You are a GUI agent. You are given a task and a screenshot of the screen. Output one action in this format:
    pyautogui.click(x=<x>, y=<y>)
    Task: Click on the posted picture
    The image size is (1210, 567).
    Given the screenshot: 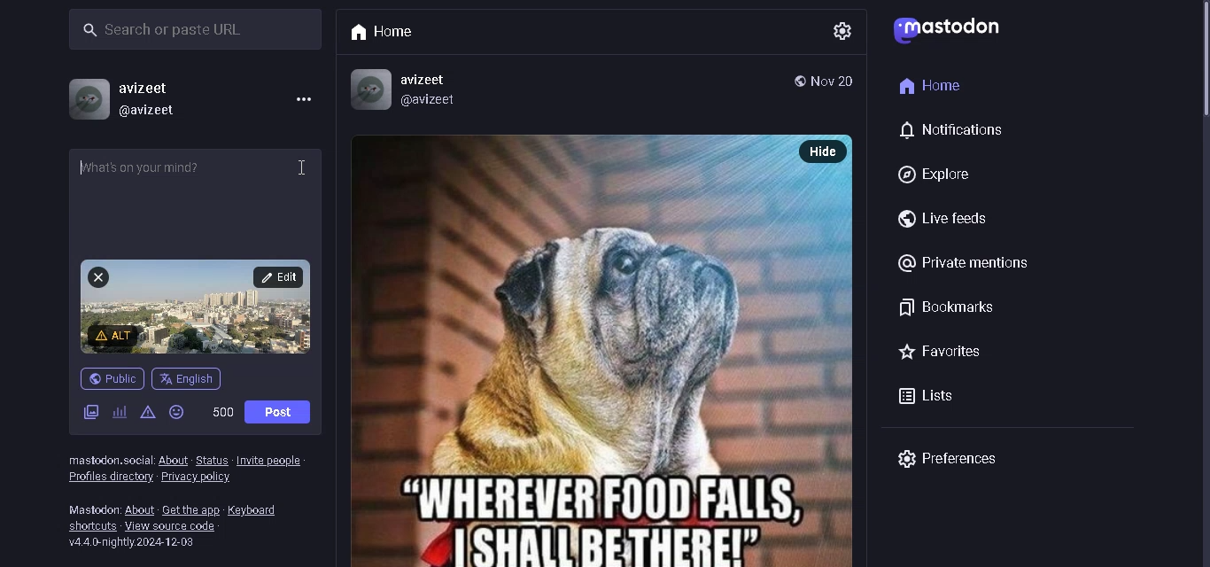 What is the action you would take?
    pyautogui.click(x=571, y=350)
    